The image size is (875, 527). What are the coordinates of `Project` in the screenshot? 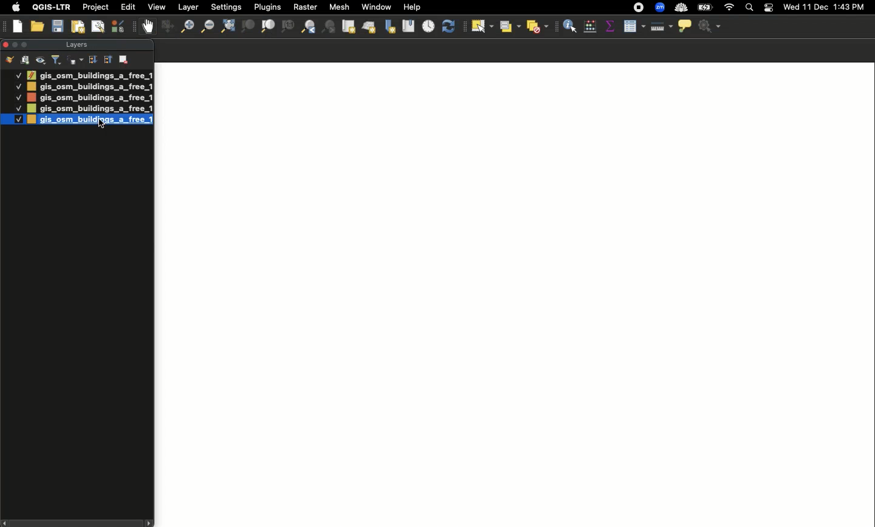 It's located at (95, 8).